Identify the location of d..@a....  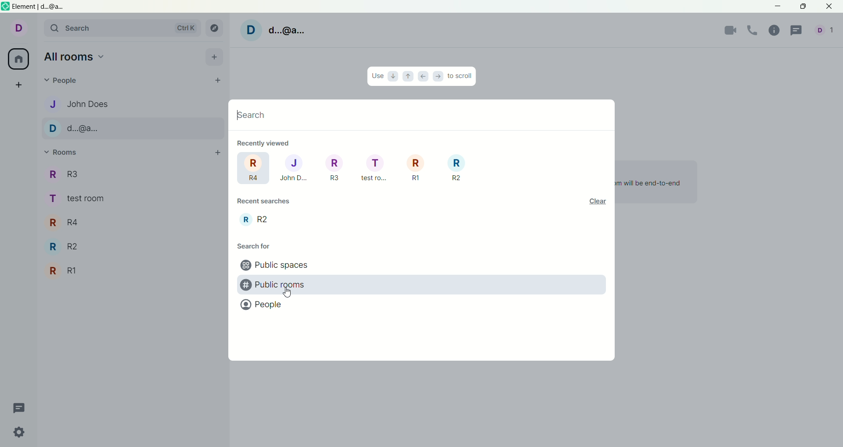
(286, 30).